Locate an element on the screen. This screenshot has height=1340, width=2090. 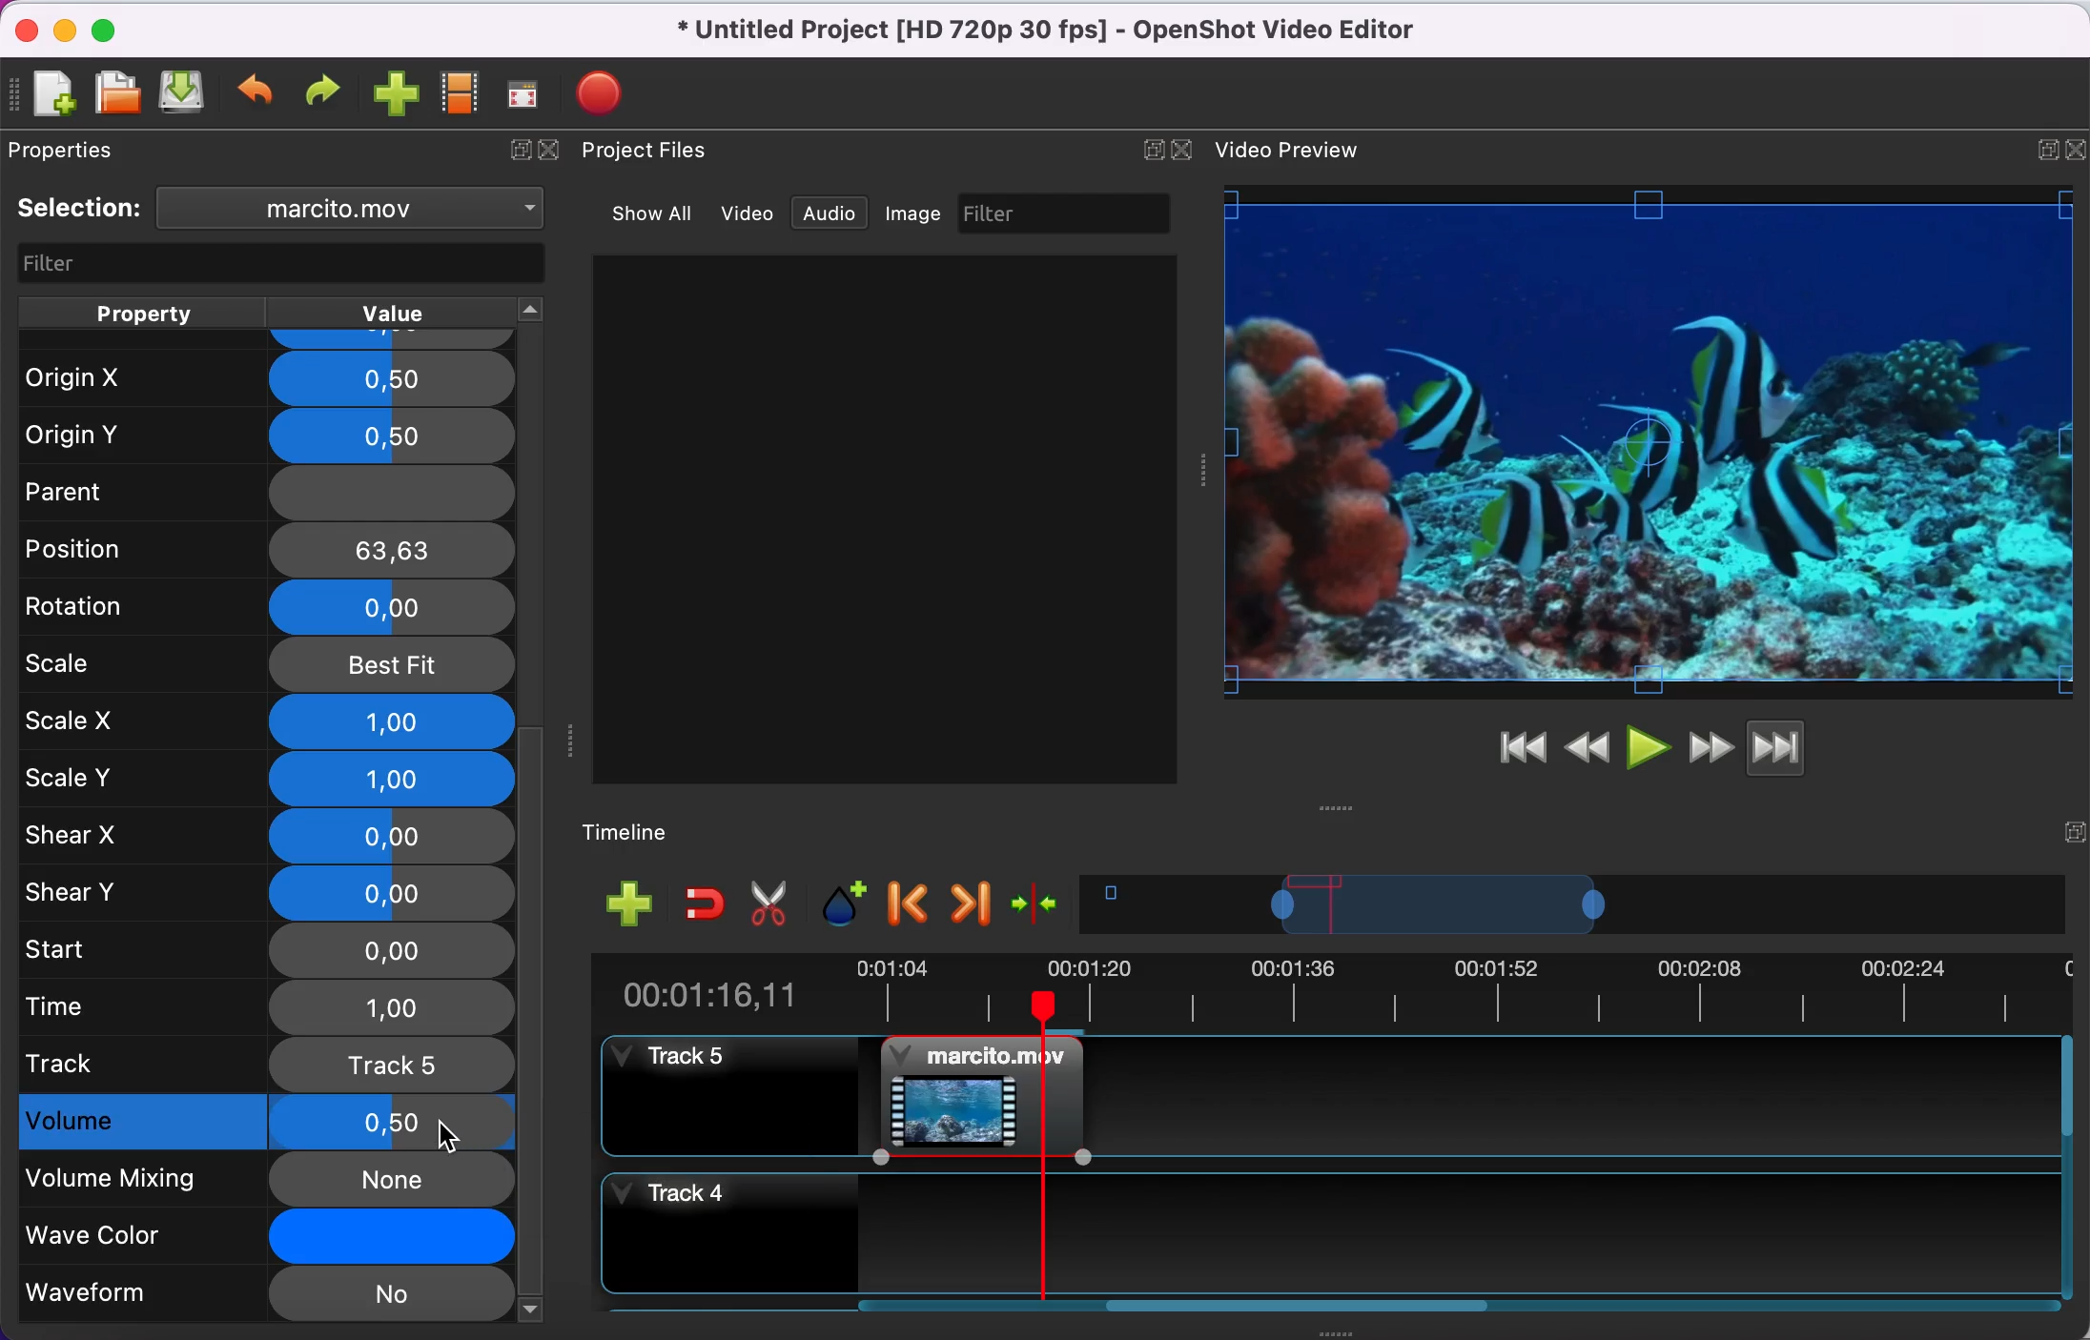
audio is located at coordinates (836, 215).